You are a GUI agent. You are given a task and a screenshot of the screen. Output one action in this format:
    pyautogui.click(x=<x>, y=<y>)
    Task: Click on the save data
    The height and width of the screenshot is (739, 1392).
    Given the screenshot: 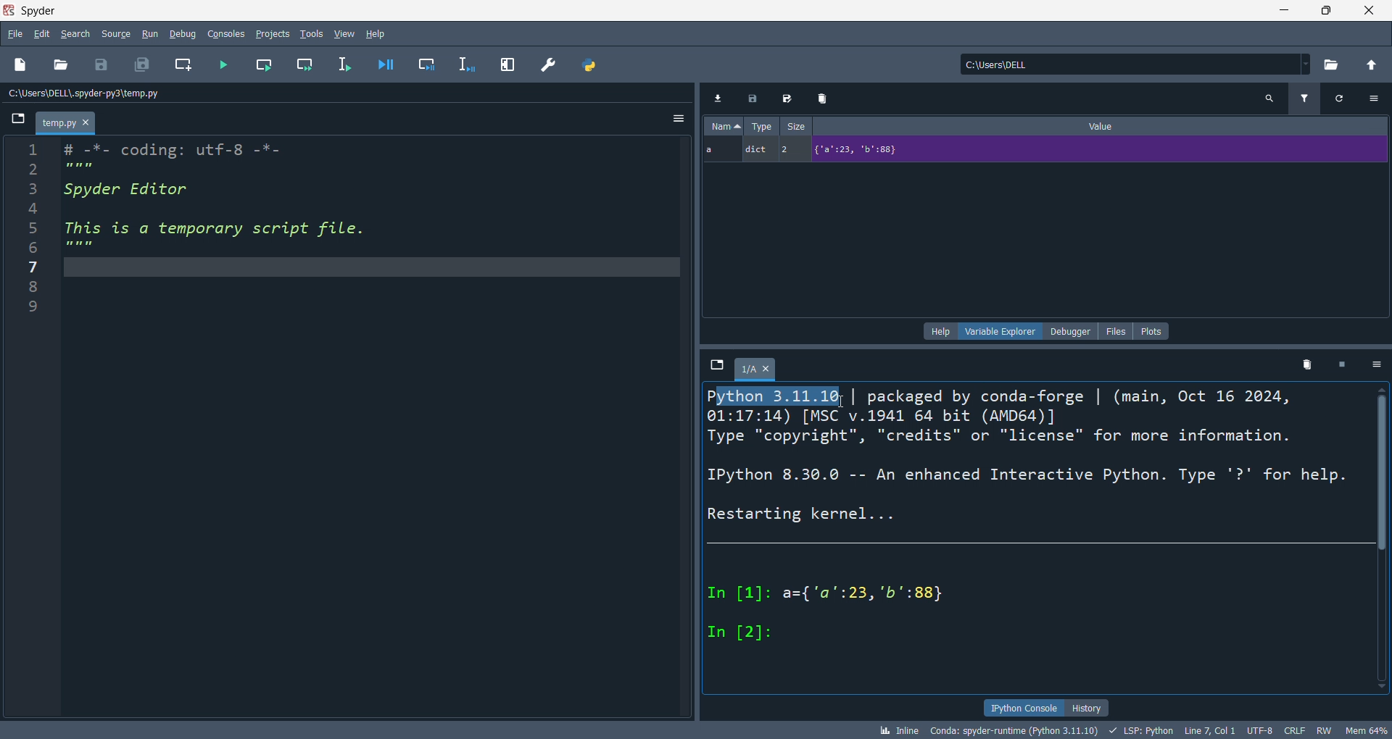 What is the action you would take?
    pyautogui.click(x=755, y=97)
    